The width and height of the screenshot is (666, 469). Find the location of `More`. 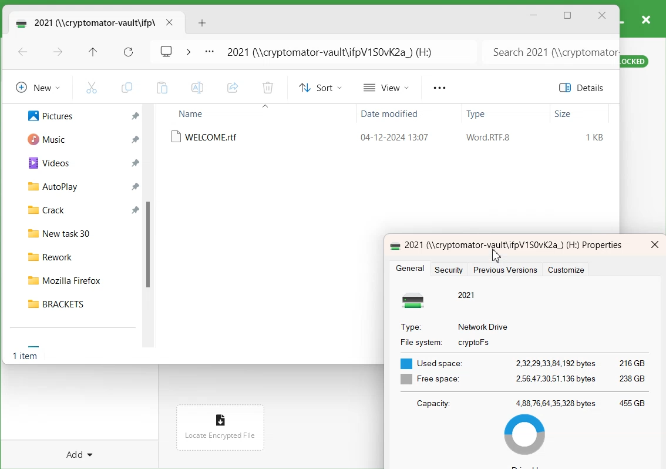

More is located at coordinates (439, 88).